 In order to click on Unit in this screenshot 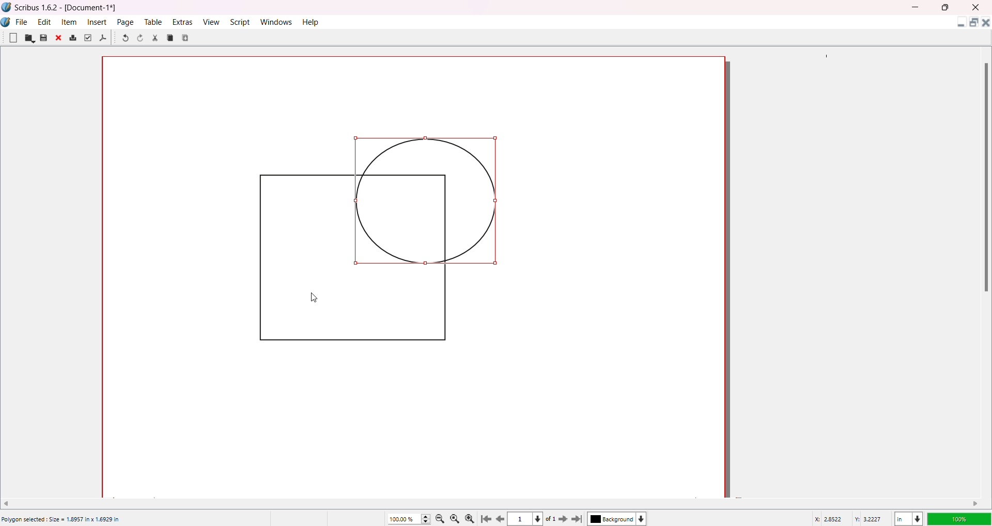, I will do `click(908, 517)`.